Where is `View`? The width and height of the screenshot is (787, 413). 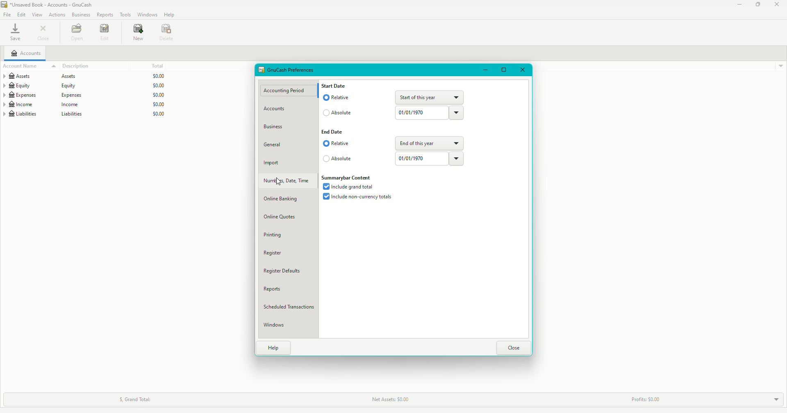
View is located at coordinates (37, 15).